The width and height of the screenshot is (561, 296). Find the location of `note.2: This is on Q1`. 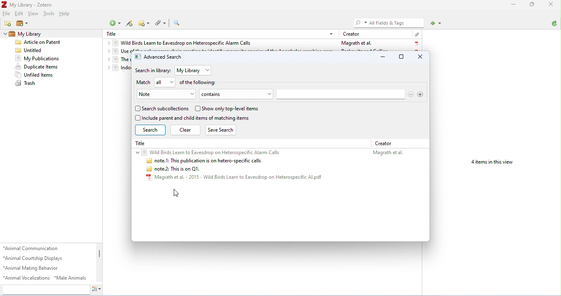

note.2: This is on Q1 is located at coordinates (179, 169).